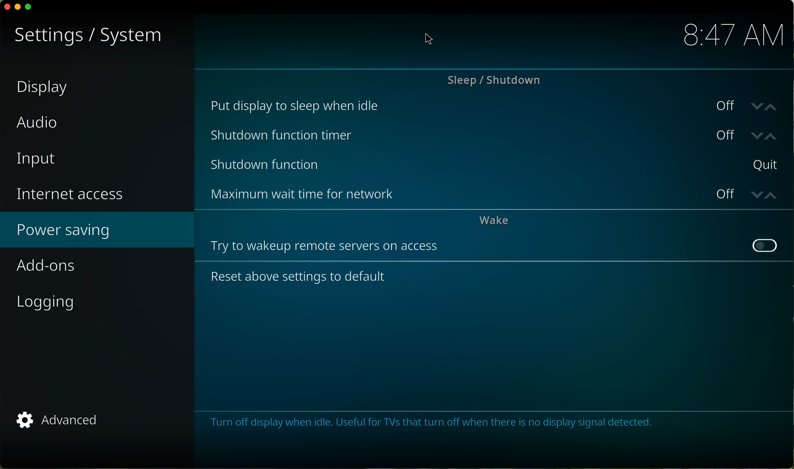  Describe the element at coordinates (728, 135) in the screenshot. I see `off` at that location.